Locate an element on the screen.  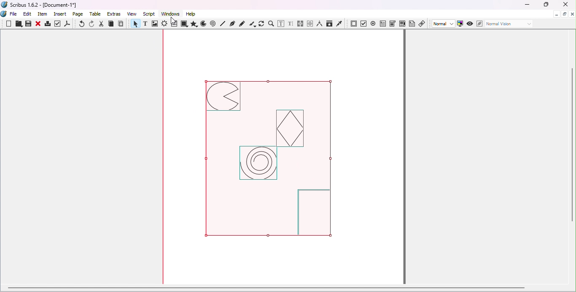
Selected image is located at coordinates (275, 162).